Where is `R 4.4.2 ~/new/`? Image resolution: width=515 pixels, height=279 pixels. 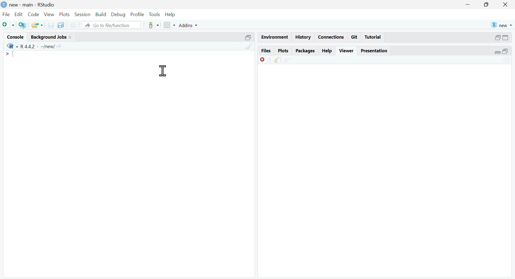 R 4.4.2 ~/new/ is located at coordinates (38, 46).